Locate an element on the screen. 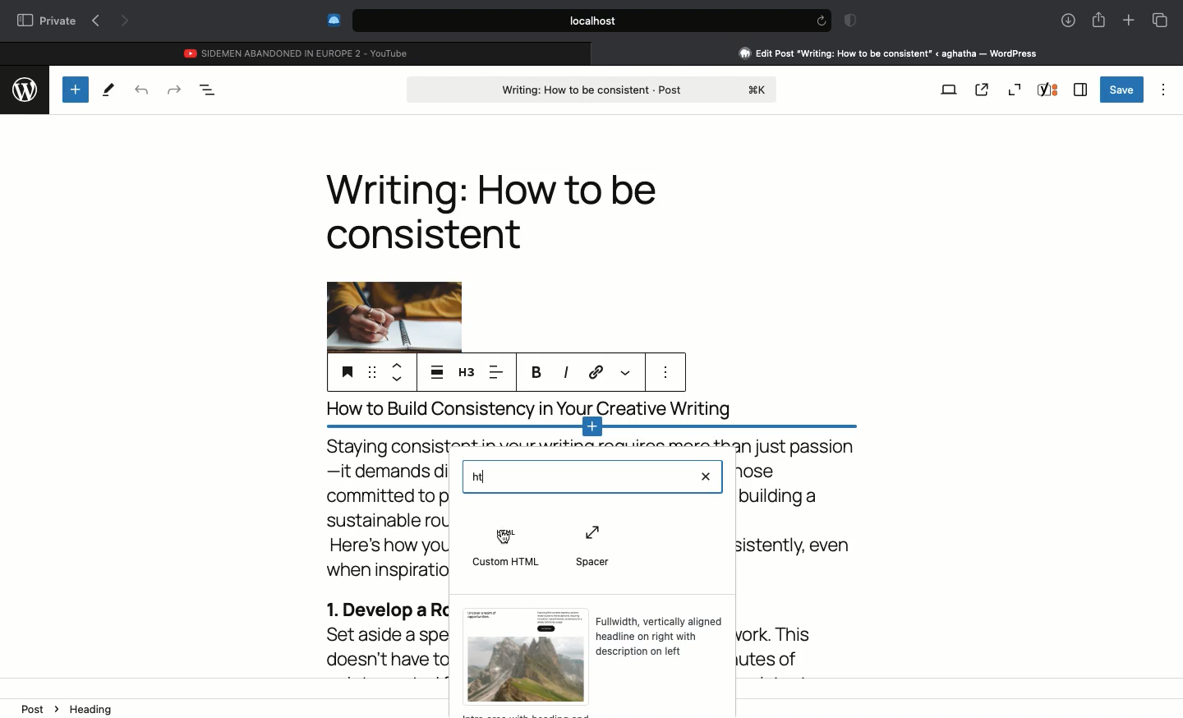  Image is located at coordinates (394, 313).